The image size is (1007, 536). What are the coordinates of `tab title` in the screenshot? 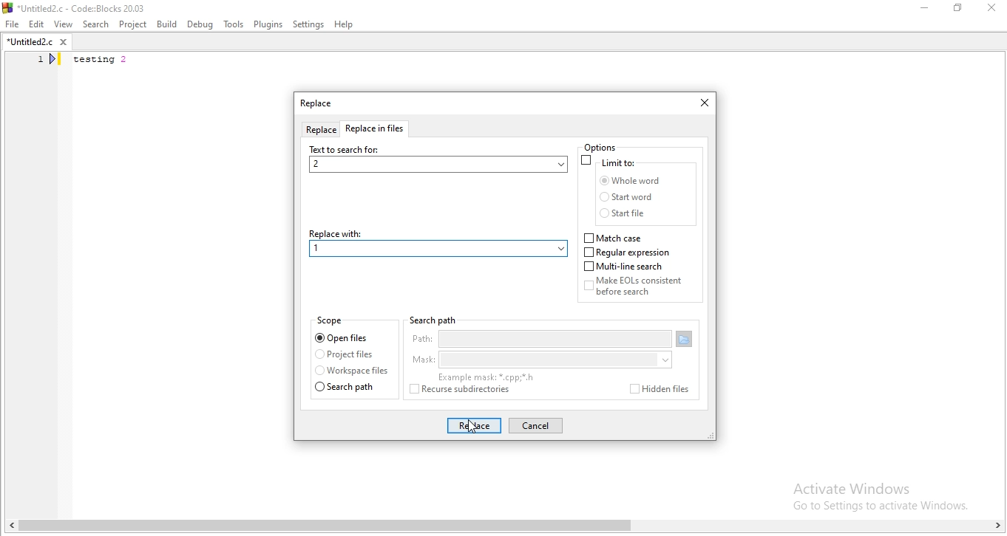 It's located at (316, 105).